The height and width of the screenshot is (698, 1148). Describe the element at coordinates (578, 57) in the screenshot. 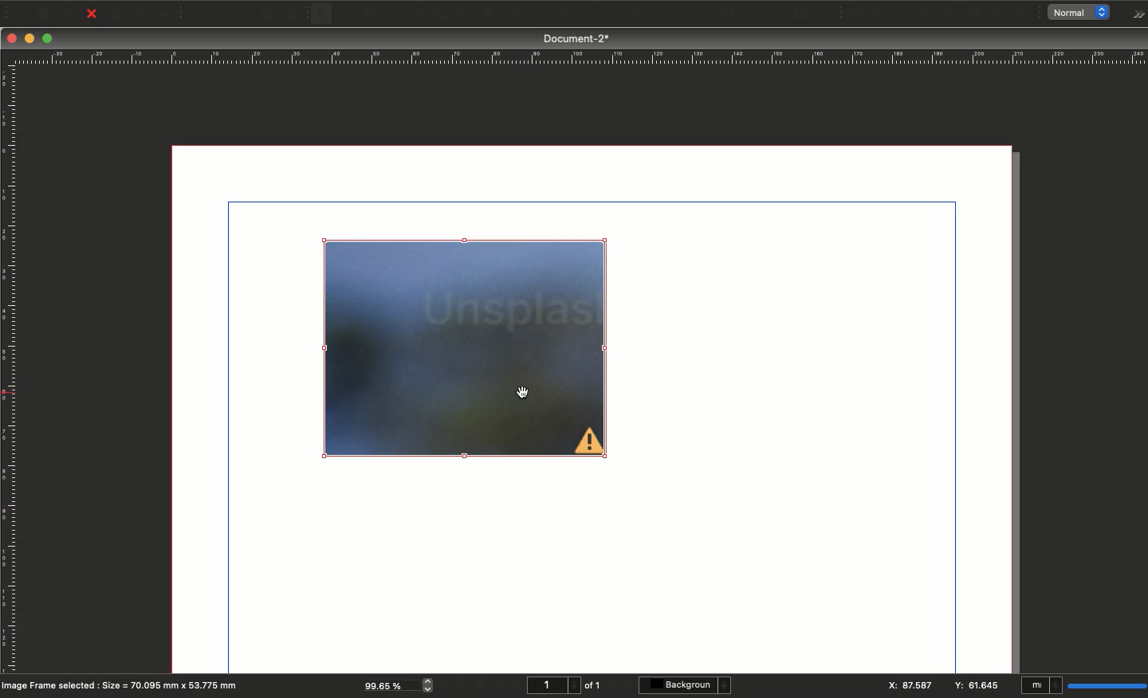

I see `Ruler` at that location.